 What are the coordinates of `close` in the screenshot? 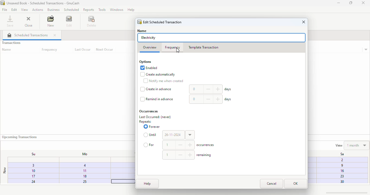 It's located at (28, 21).